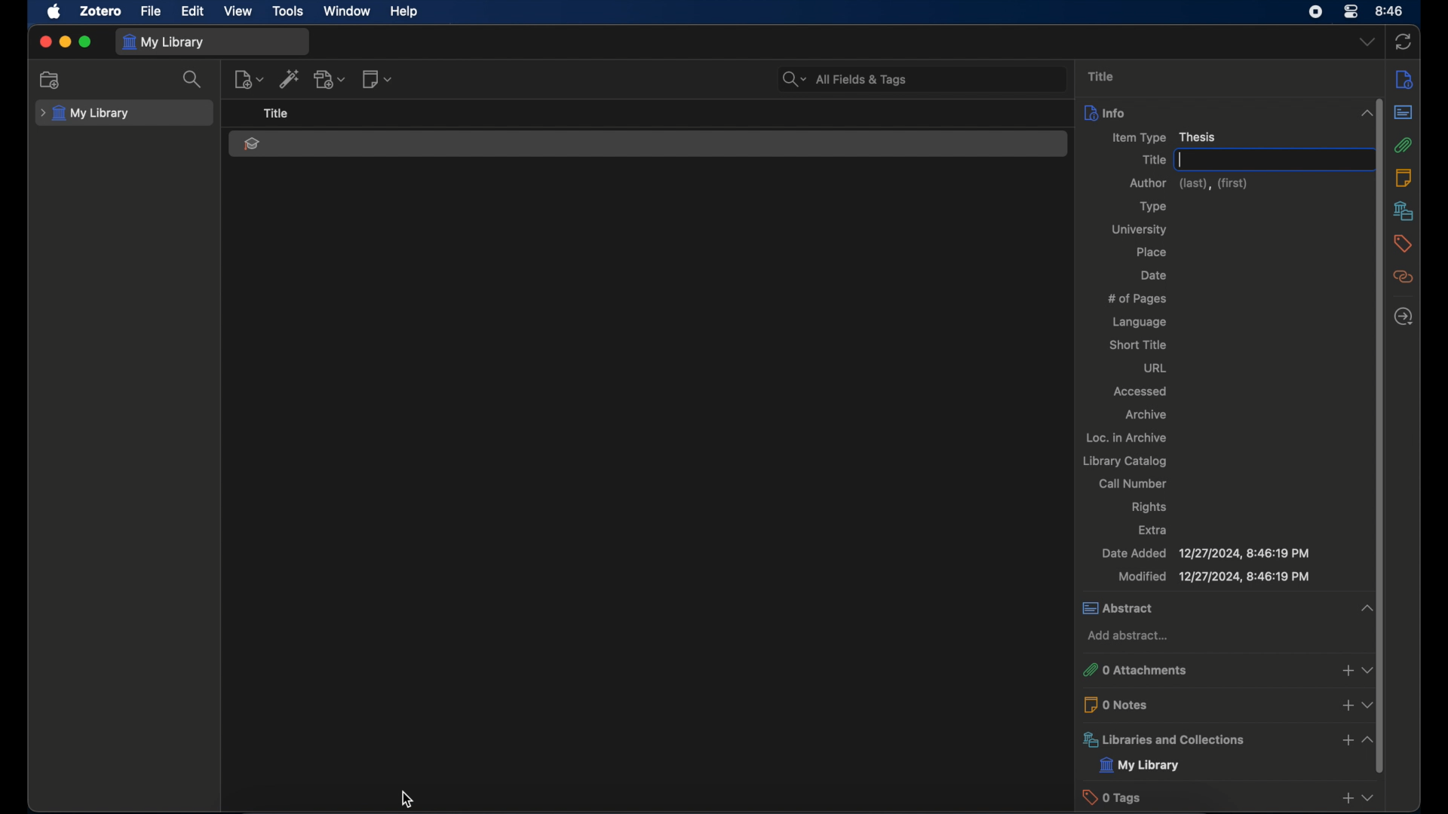 The height and width of the screenshot is (814, 1448). Describe the element at coordinates (1151, 161) in the screenshot. I see `title` at that location.